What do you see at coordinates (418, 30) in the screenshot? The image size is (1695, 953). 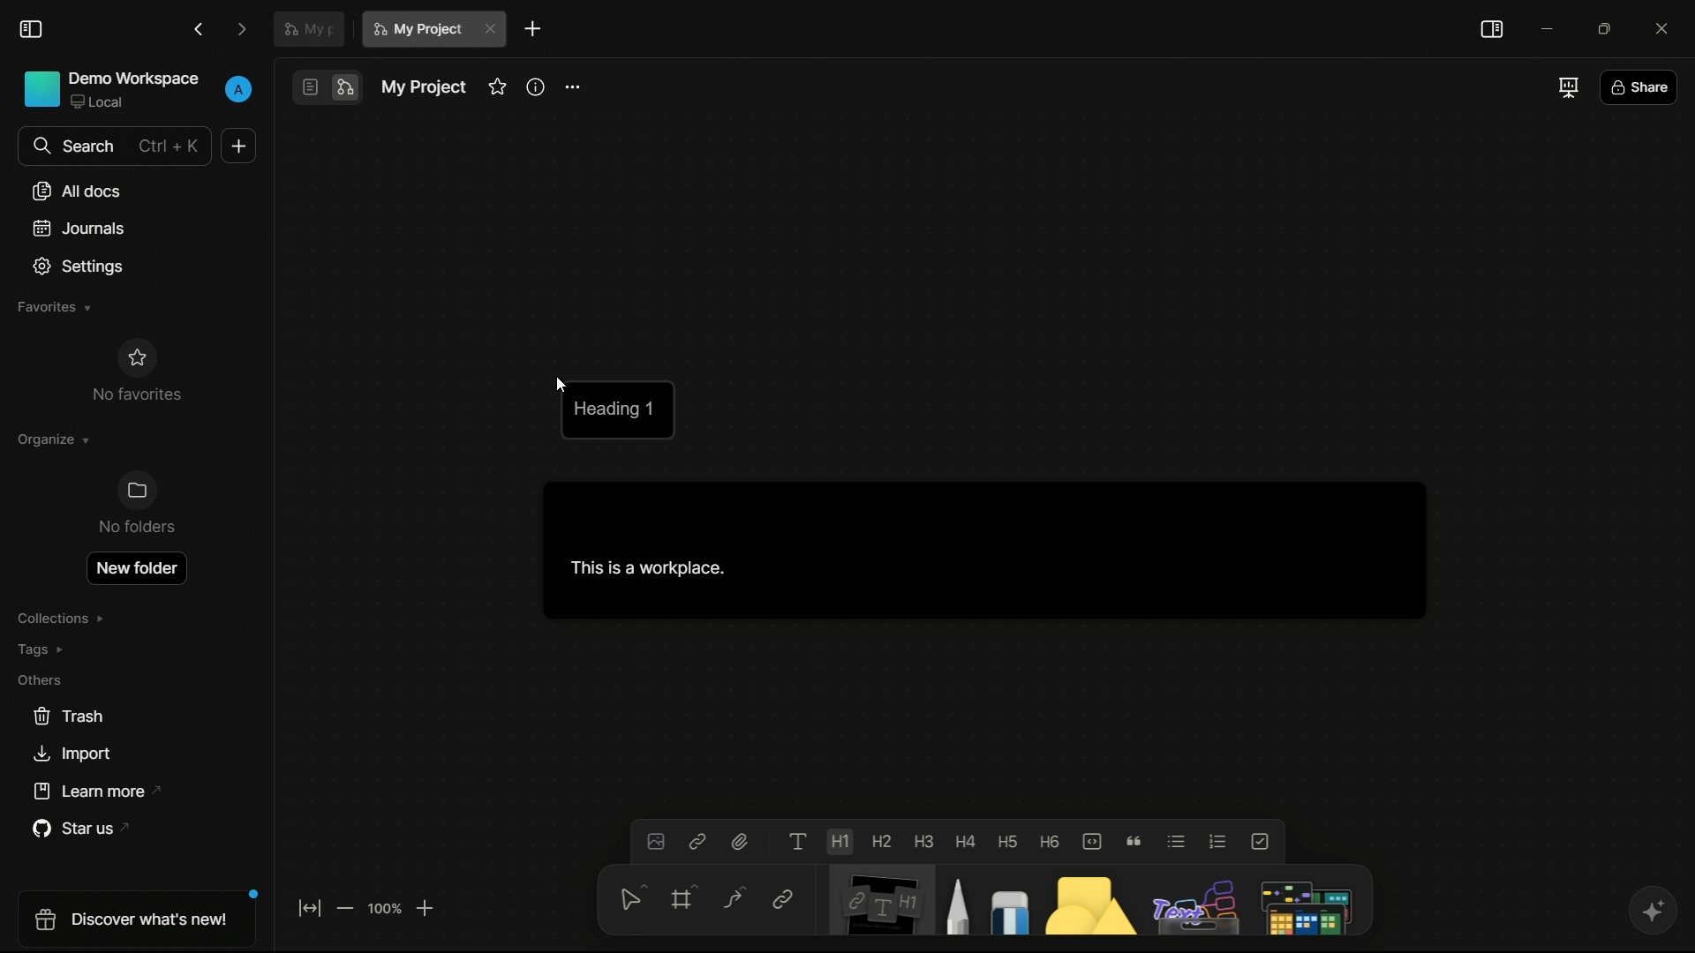 I see `current document name` at bounding box center [418, 30].